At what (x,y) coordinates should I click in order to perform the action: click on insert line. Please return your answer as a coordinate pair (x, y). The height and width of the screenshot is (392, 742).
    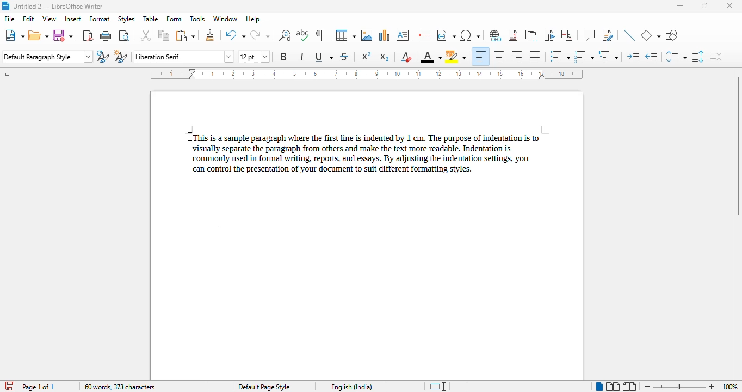
    Looking at the image, I should click on (629, 35).